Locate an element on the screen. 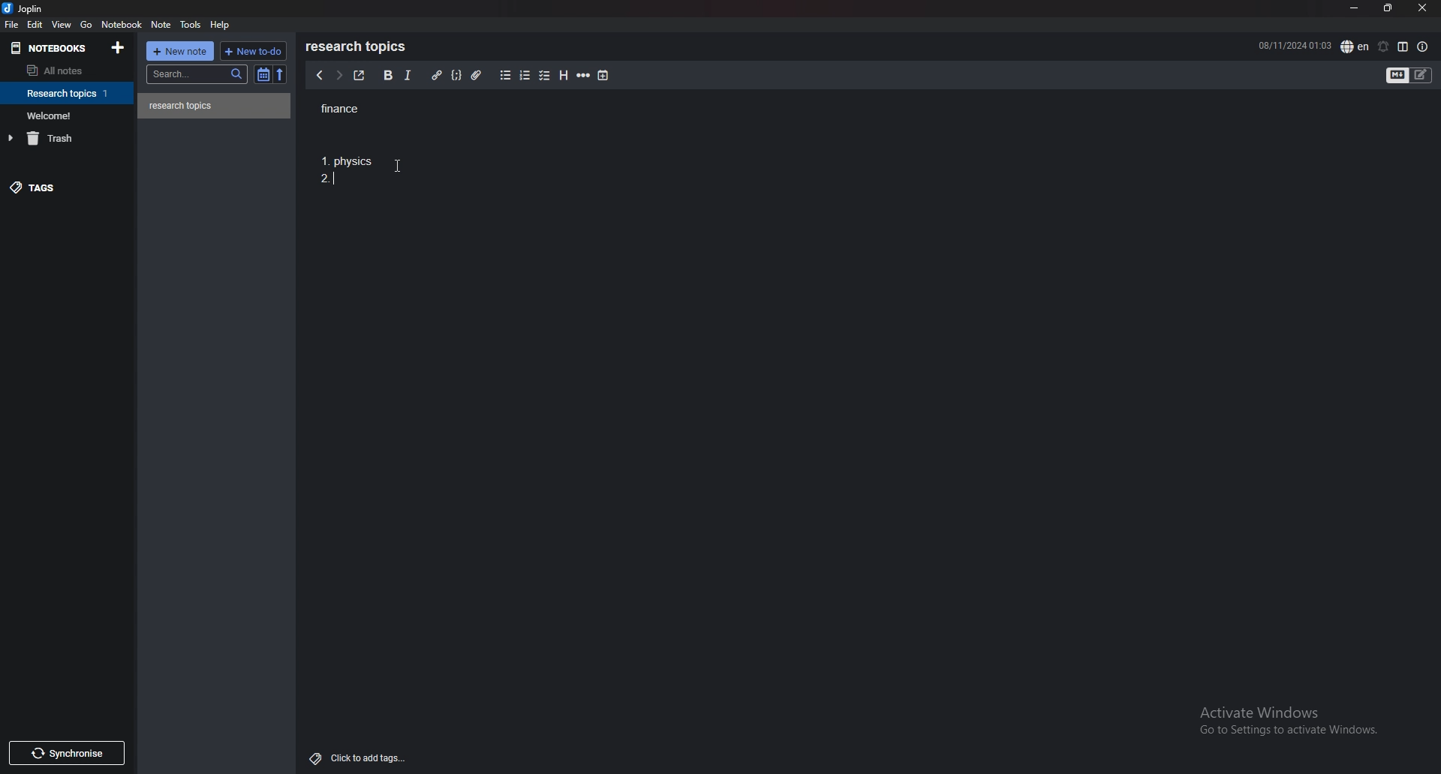 Image resolution: width=1441 pixels, height=774 pixels. research topics is located at coordinates (359, 46).